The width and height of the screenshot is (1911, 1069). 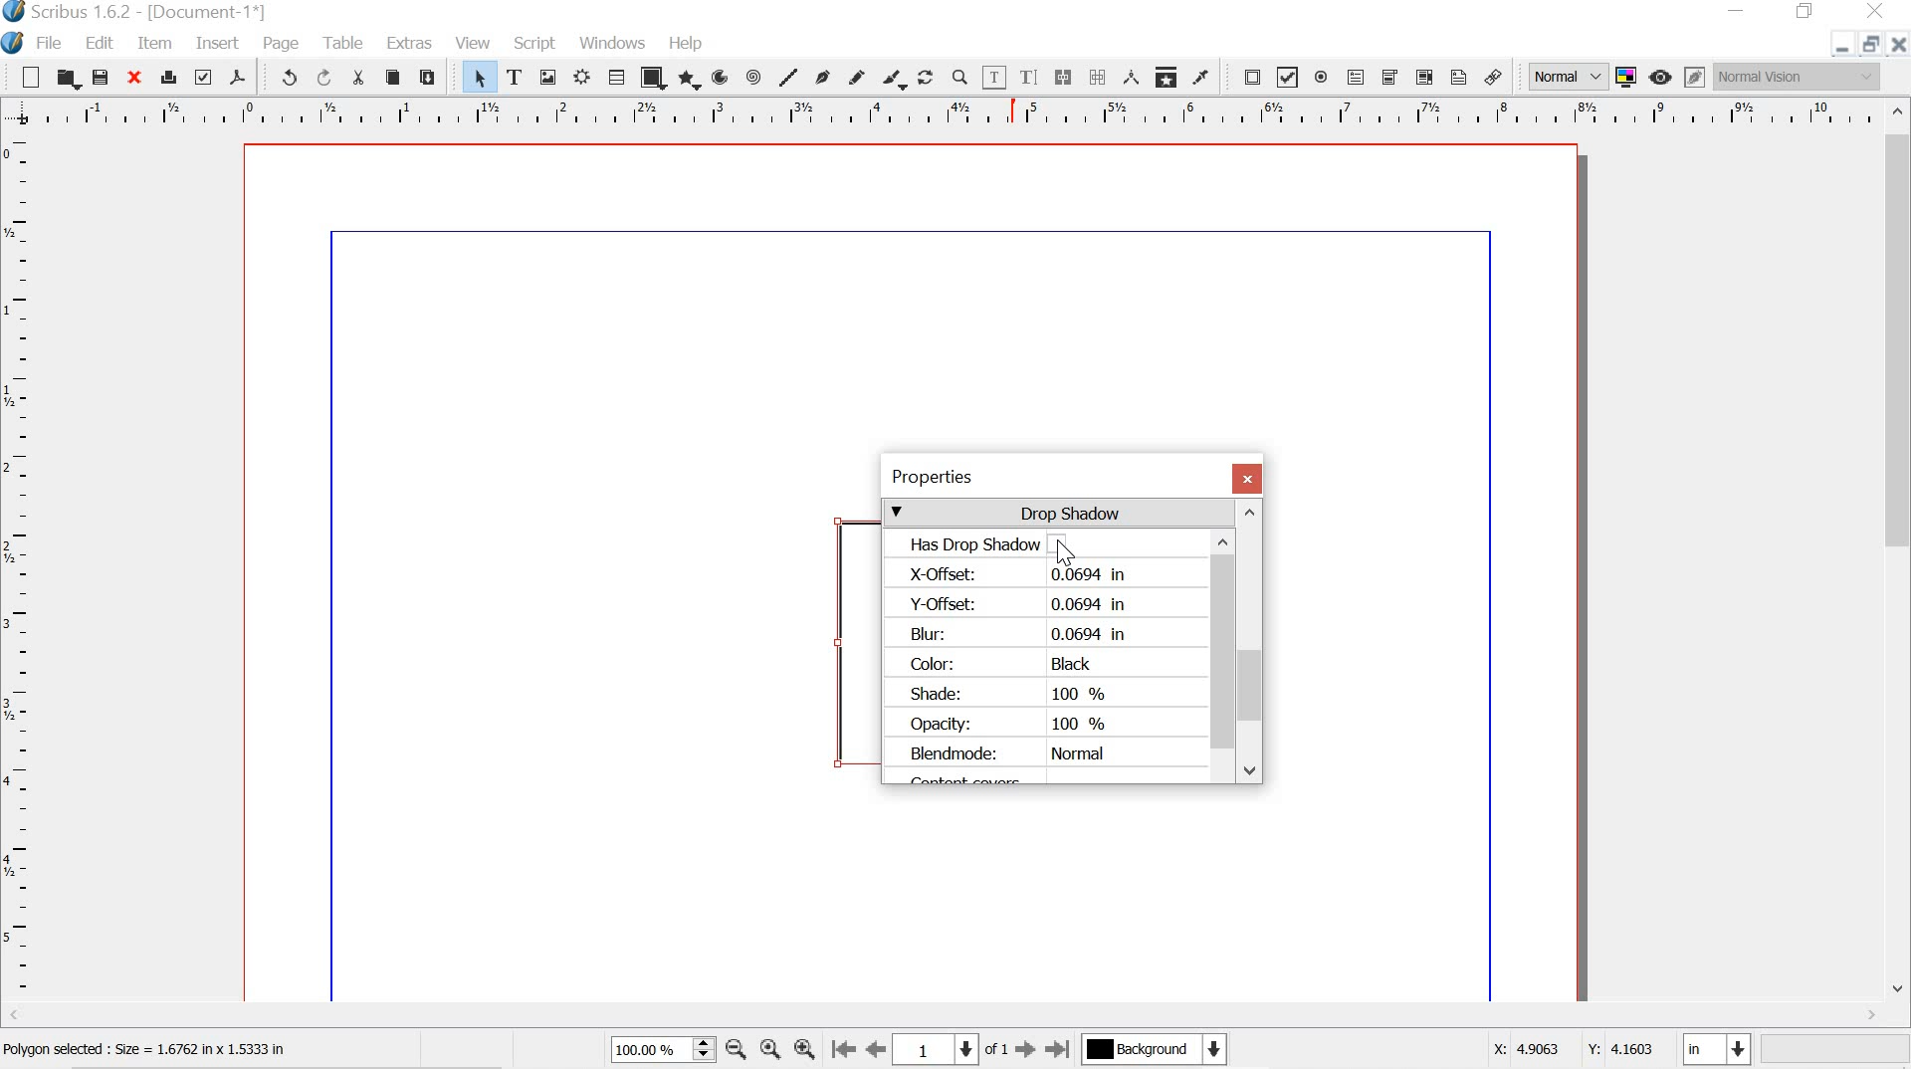 I want to click on of 1, so click(x=997, y=1050).